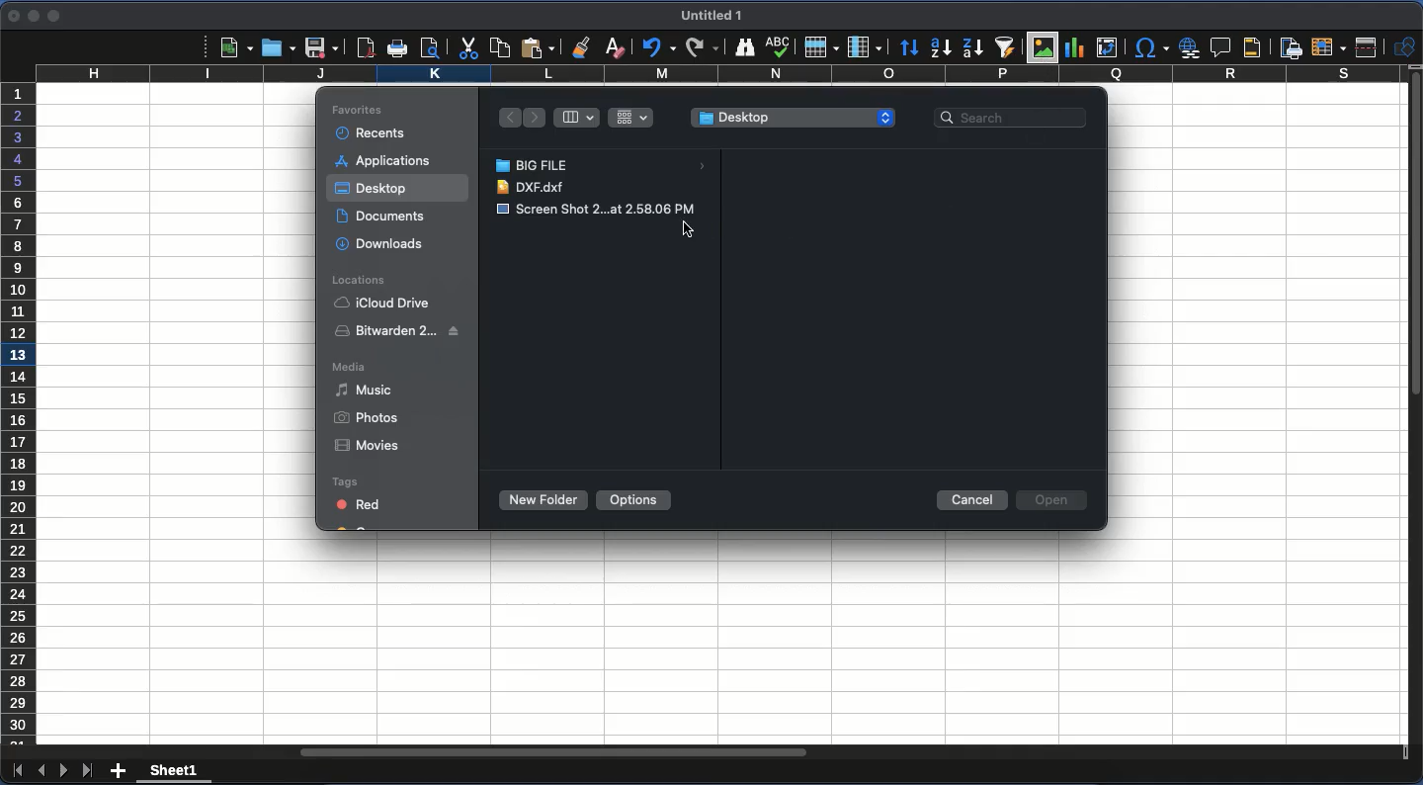 This screenshot has height=785, width=1423. I want to click on column, so click(865, 47).